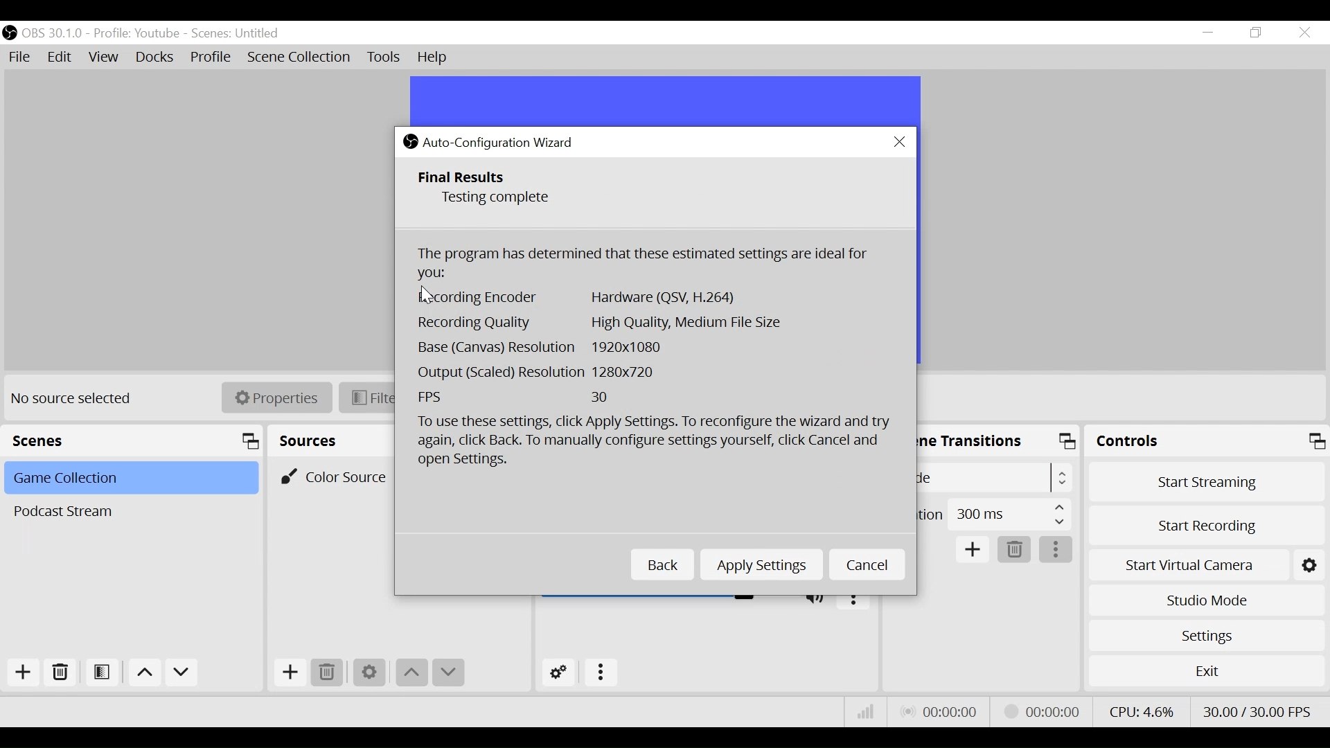  Describe the element at coordinates (156, 57) in the screenshot. I see `Docks` at that location.